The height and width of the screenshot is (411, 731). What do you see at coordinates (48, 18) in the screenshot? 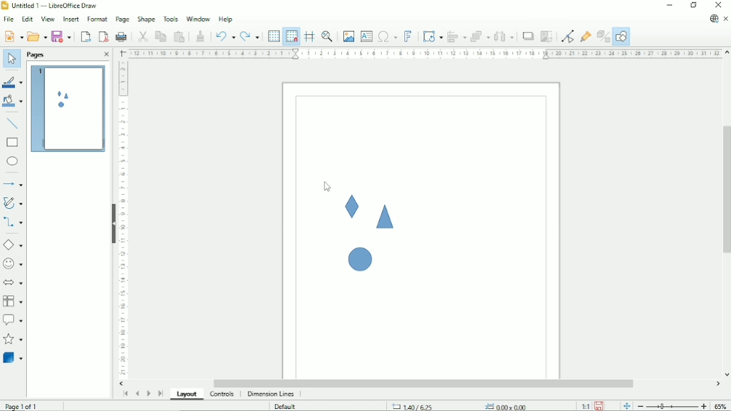
I see `View` at bounding box center [48, 18].